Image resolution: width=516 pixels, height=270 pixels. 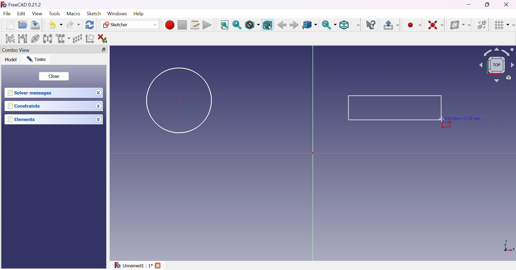 I want to click on (13.02 mm × -11.22 mm), so click(x=464, y=118).